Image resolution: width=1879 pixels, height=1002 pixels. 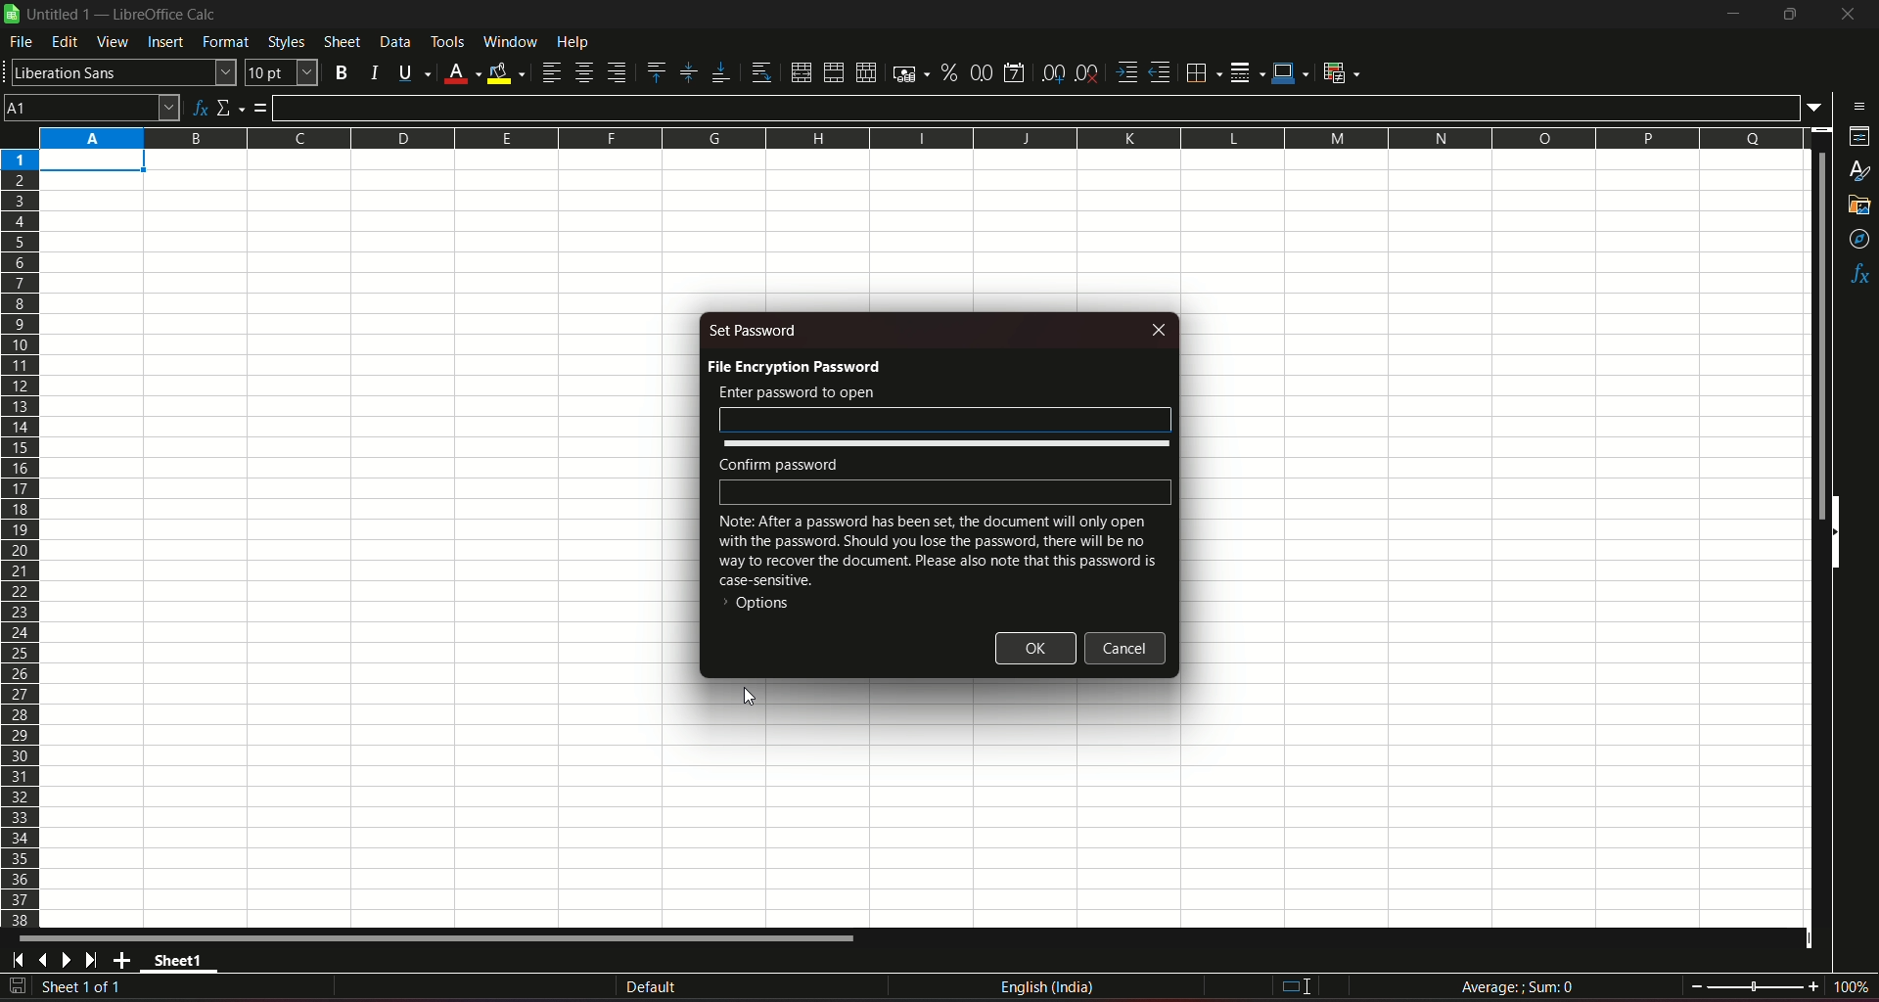 What do you see at coordinates (198, 106) in the screenshot?
I see `function wizard` at bounding box center [198, 106].